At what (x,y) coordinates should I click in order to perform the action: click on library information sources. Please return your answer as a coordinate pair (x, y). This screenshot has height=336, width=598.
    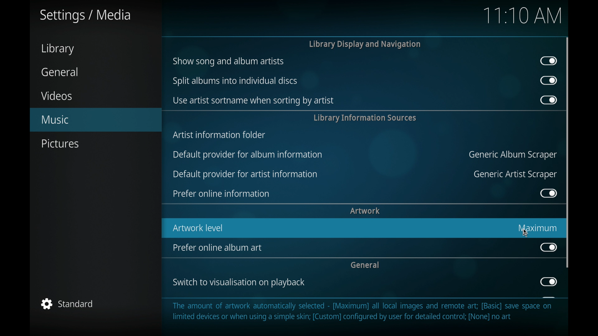
    Looking at the image, I should click on (366, 118).